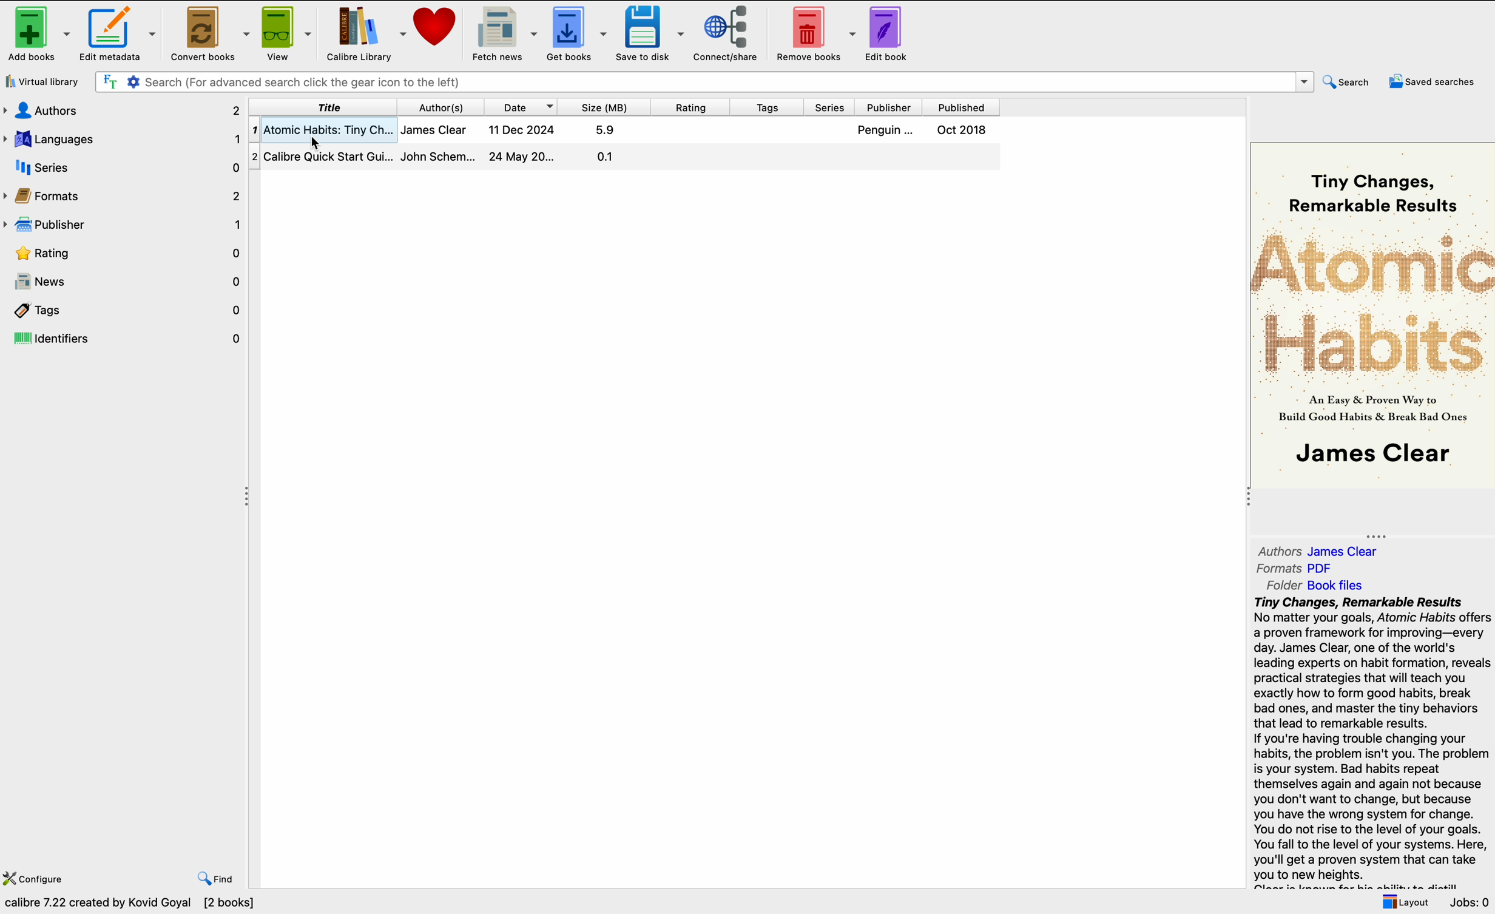 The image size is (1495, 914). I want to click on save to disk, so click(649, 34).